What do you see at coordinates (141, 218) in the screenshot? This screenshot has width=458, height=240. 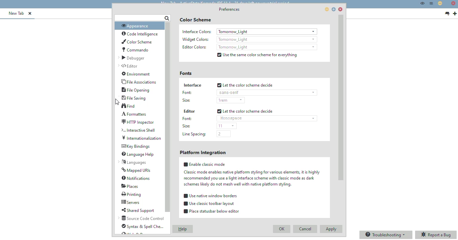 I see `source code control` at bounding box center [141, 218].